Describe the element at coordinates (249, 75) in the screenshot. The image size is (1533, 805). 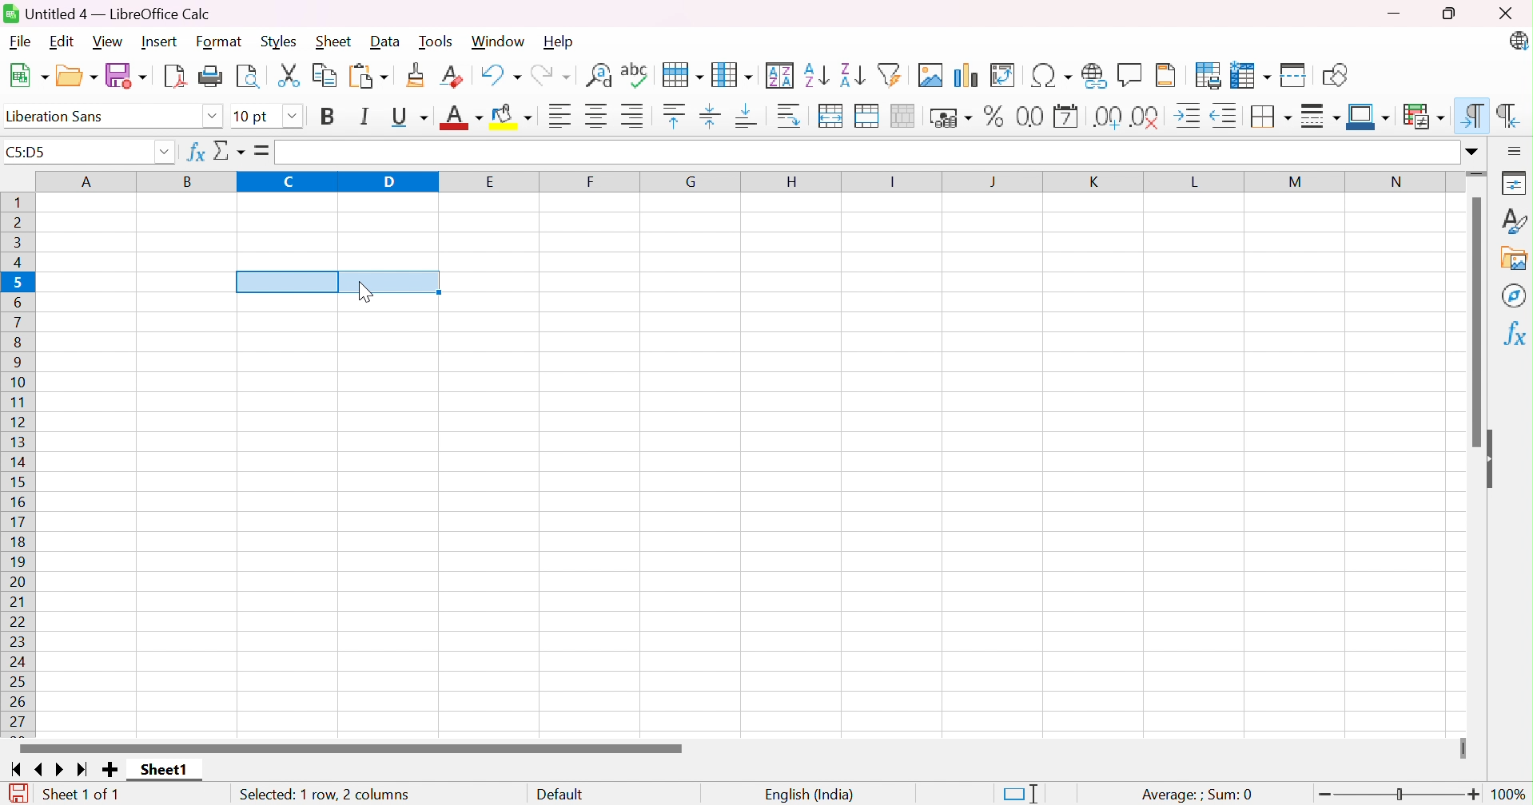
I see `Toggle Print Preview` at that location.